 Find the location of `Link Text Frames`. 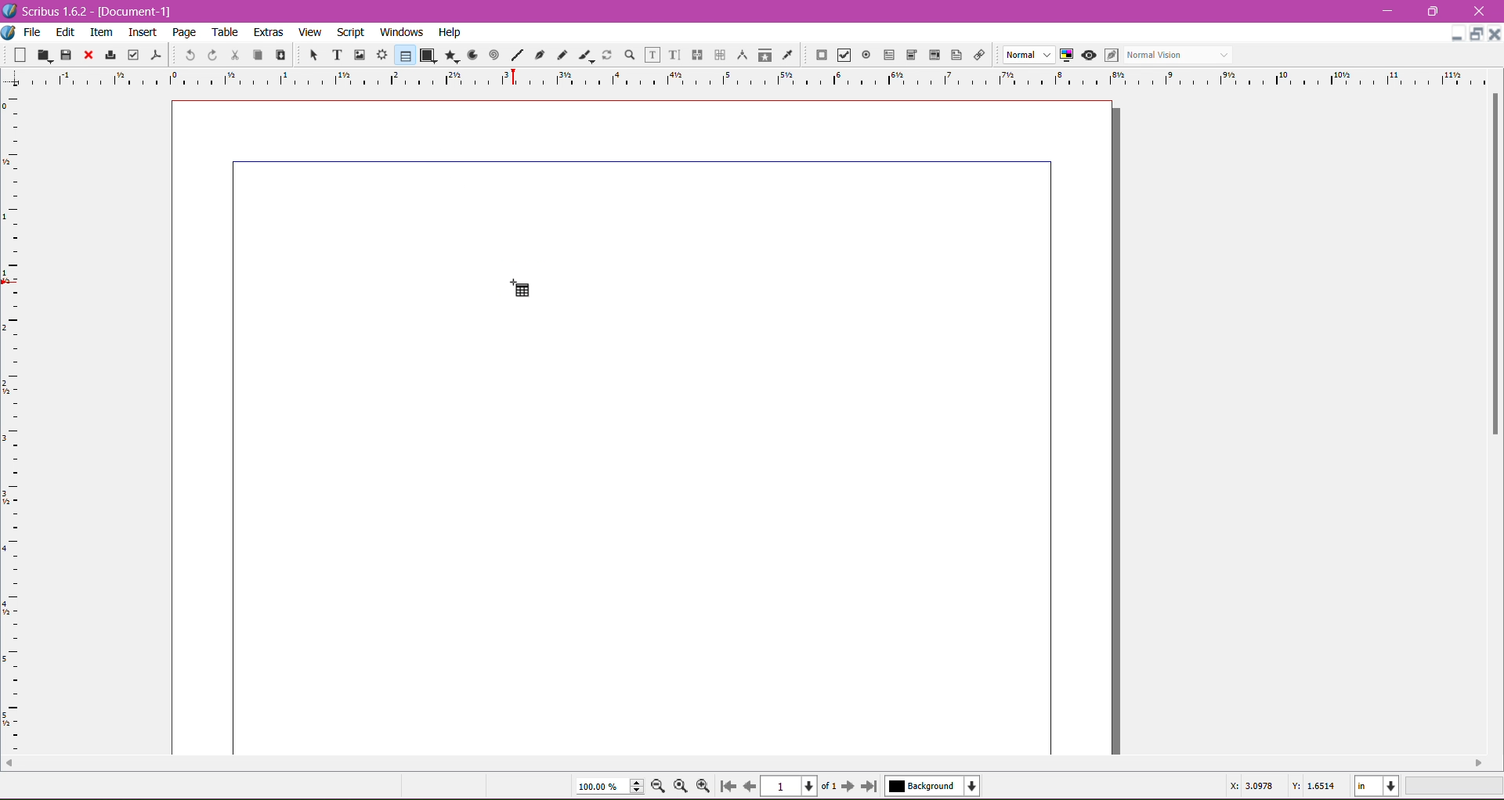

Link Text Frames is located at coordinates (696, 55).